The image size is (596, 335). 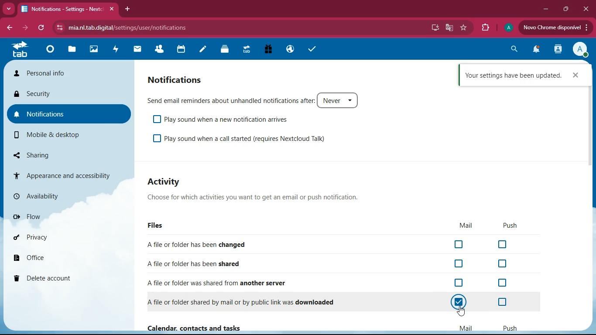 What do you see at coordinates (463, 312) in the screenshot?
I see `pointing cursor` at bounding box center [463, 312].